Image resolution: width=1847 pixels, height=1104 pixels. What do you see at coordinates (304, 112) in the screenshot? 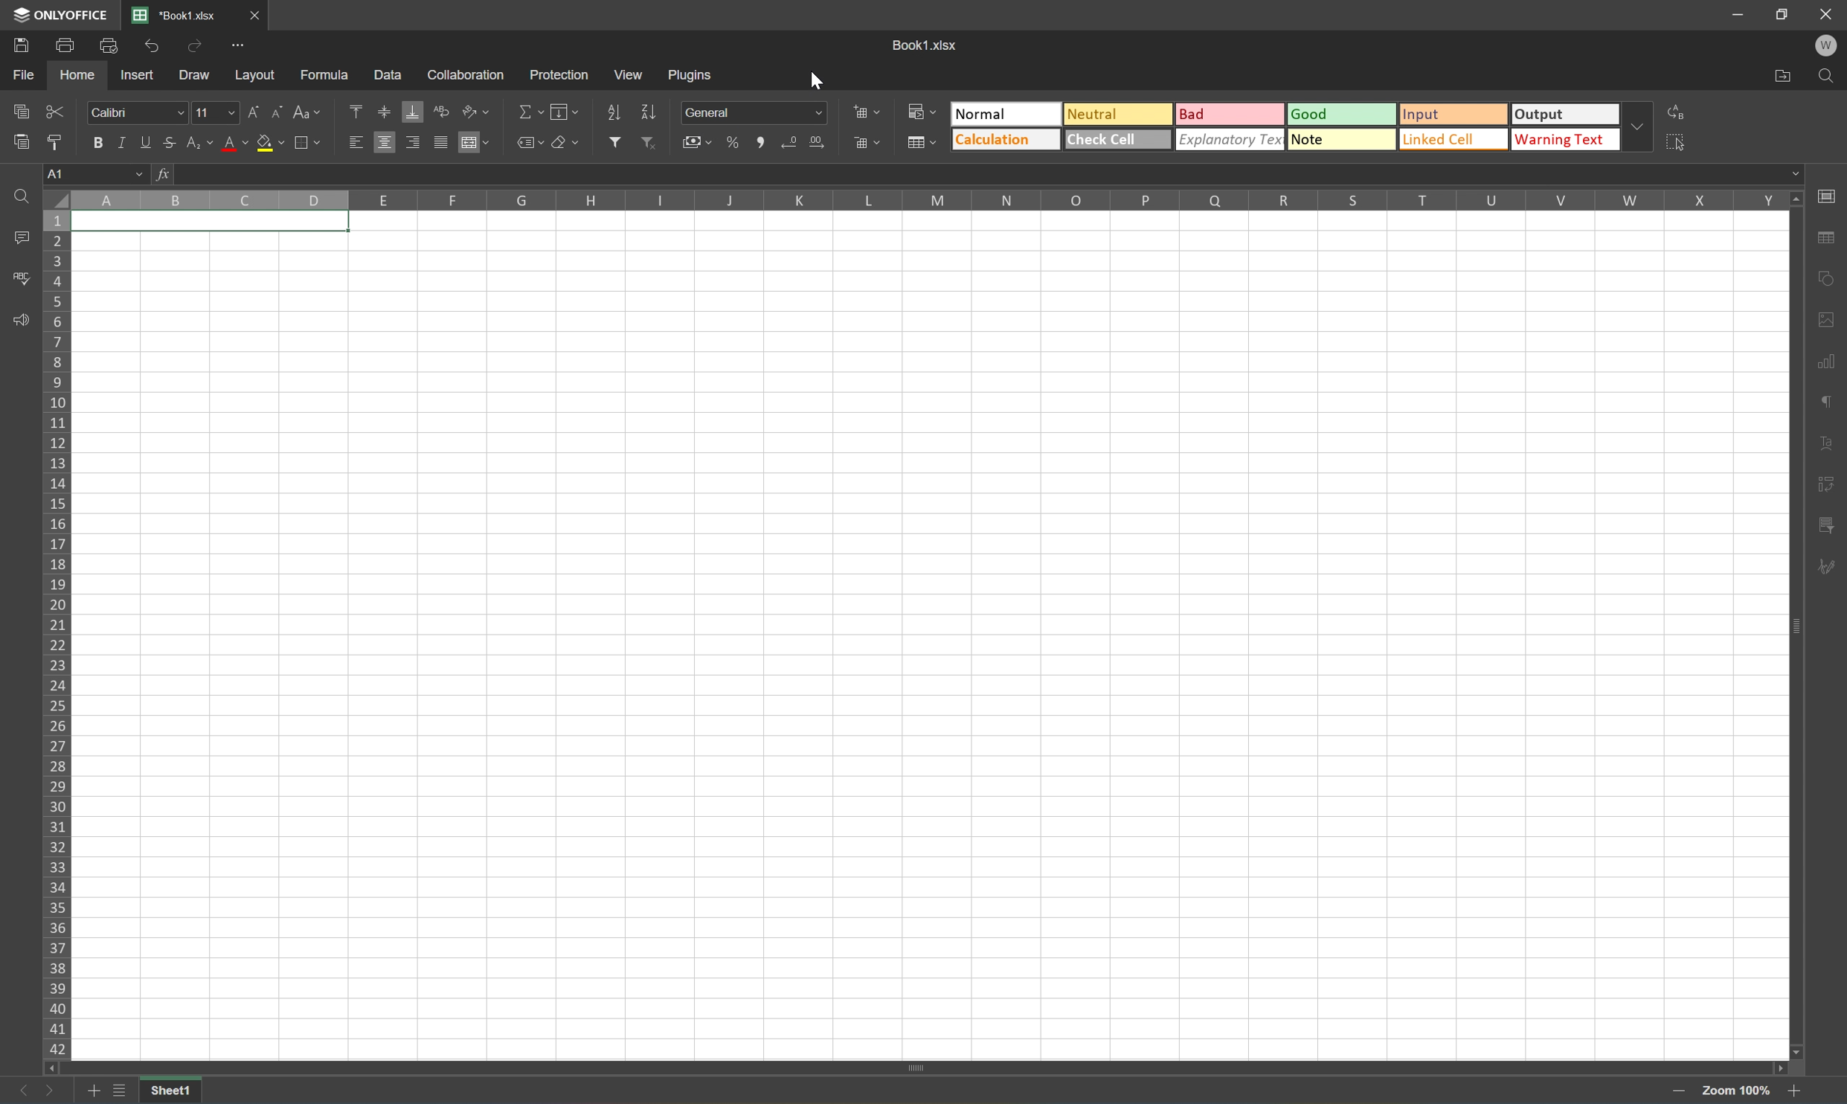
I see `Change case` at bounding box center [304, 112].